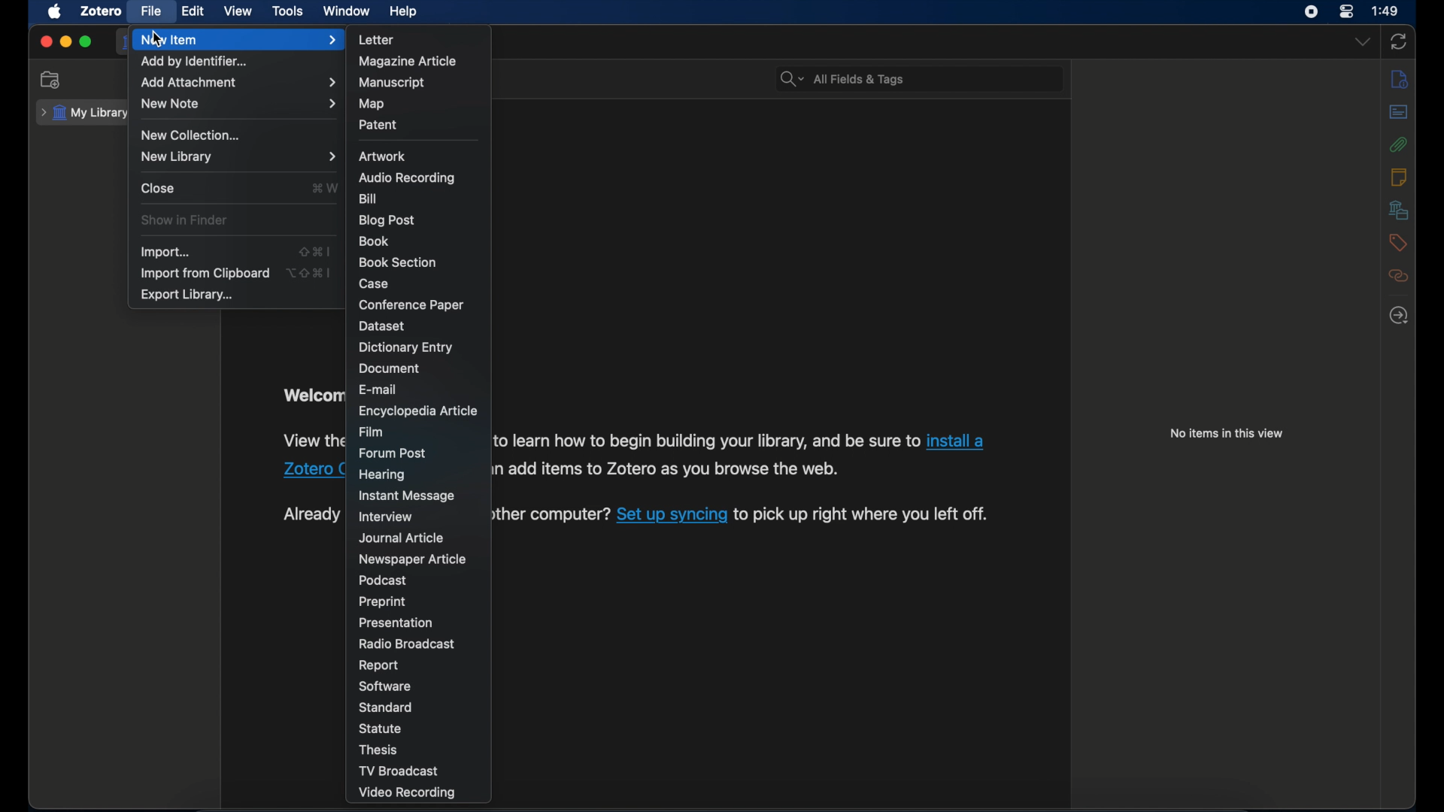 The image size is (1444, 812). Describe the element at coordinates (240, 40) in the screenshot. I see `new item` at that location.